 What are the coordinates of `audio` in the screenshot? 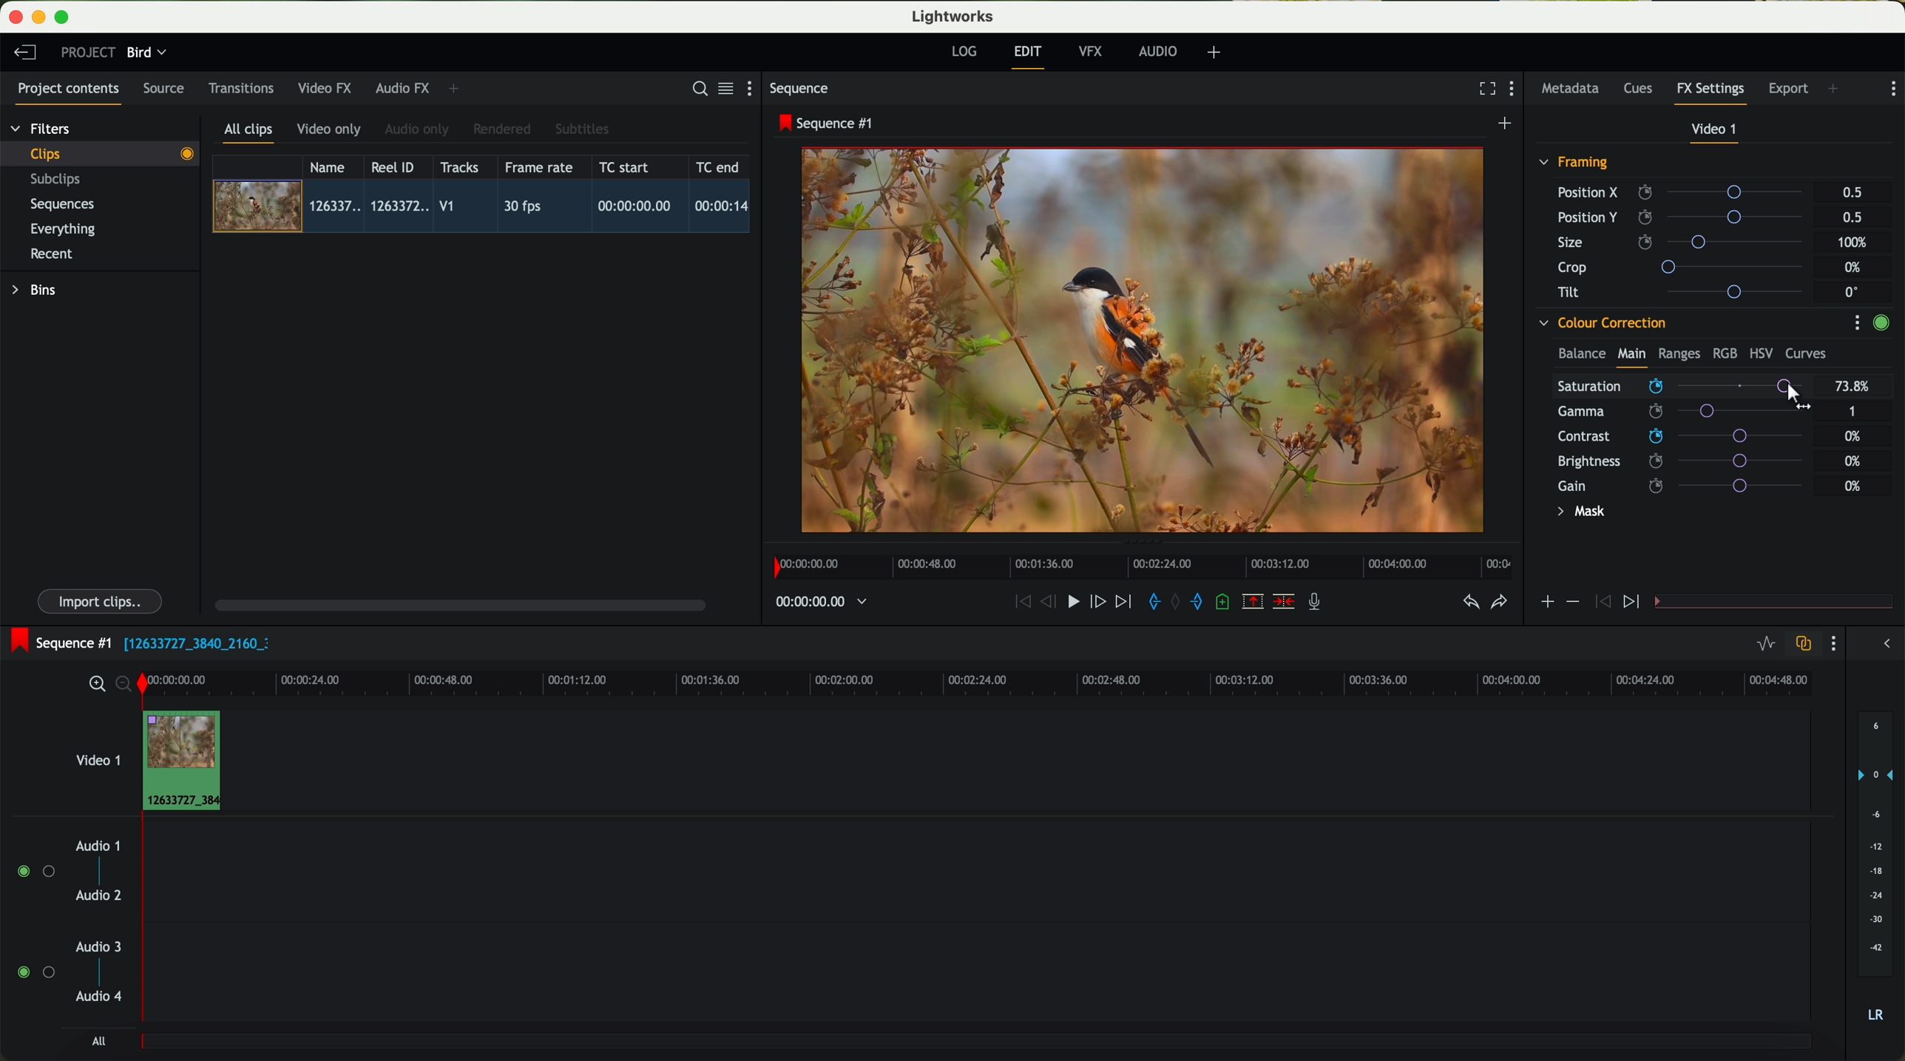 It's located at (1158, 51).